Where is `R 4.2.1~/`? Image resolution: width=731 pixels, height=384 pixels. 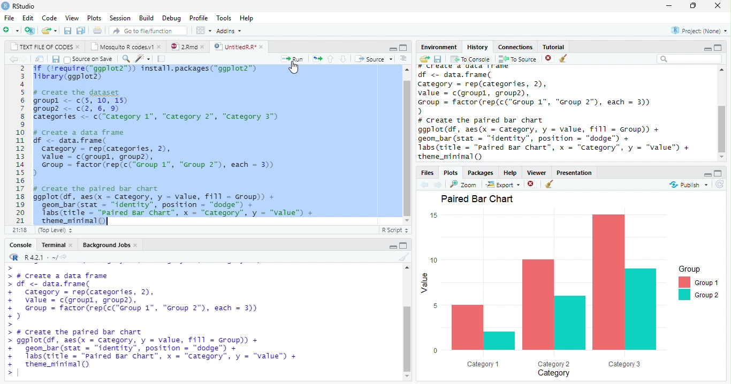 R 4.2.1~/ is located at coordinates (40, 257).